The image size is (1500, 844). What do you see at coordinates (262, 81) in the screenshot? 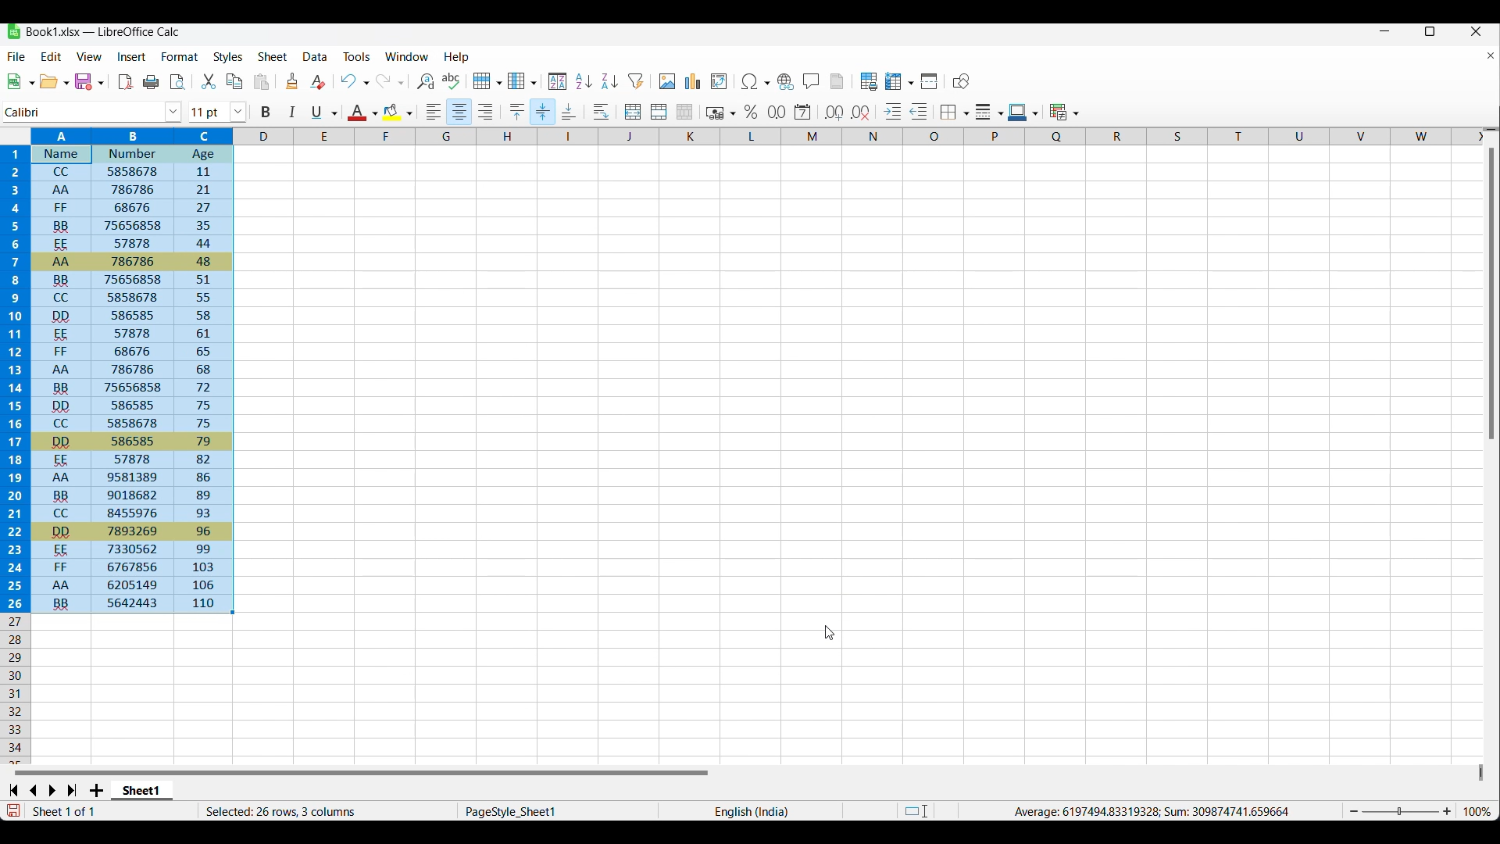
I see `Paste` at bounding box center [262, 81].